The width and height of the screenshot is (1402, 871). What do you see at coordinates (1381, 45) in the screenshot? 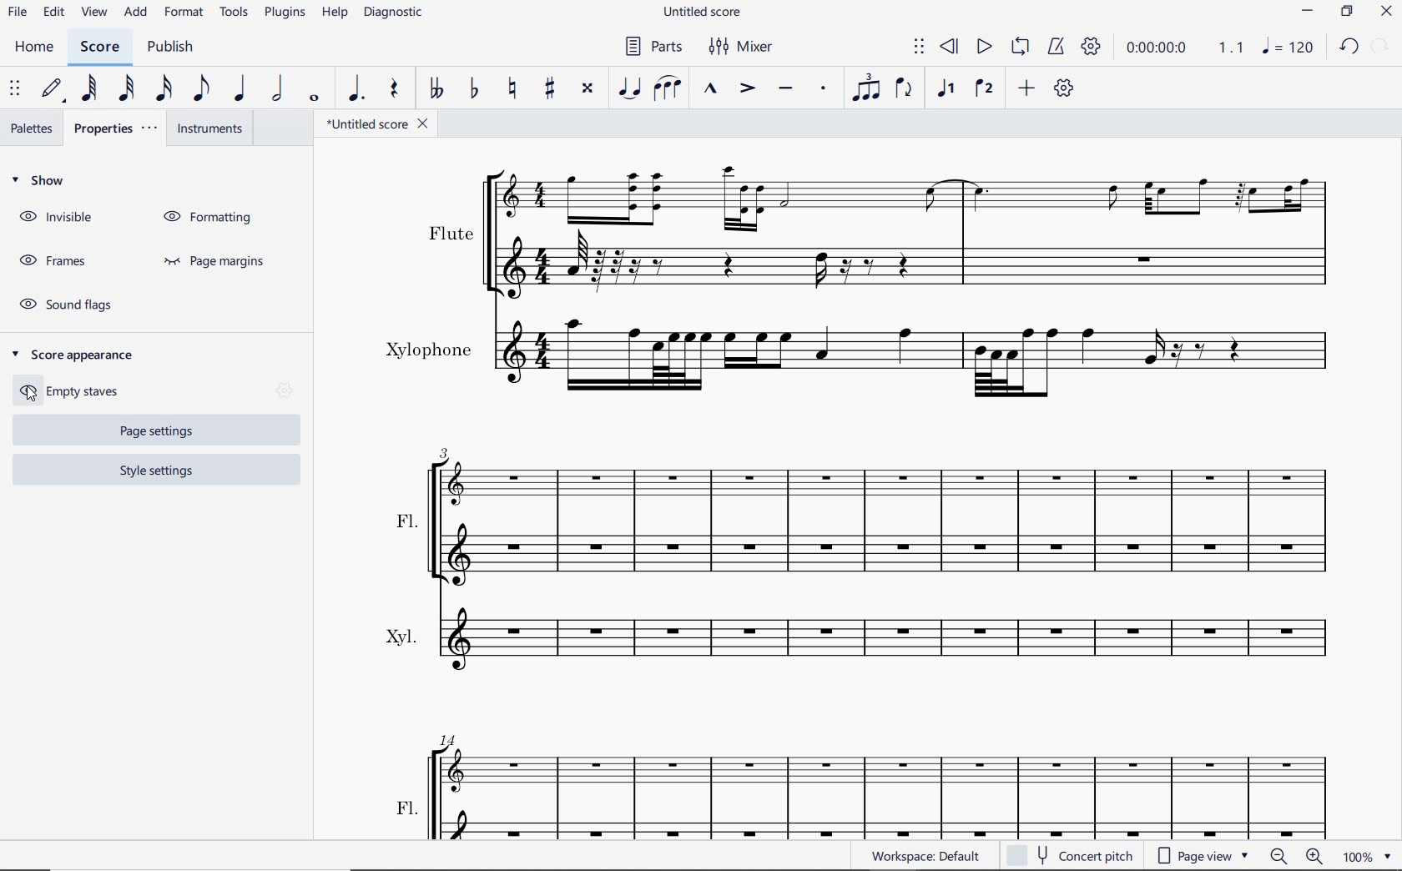
I see `REDO` at bounding box center [1381, 45].